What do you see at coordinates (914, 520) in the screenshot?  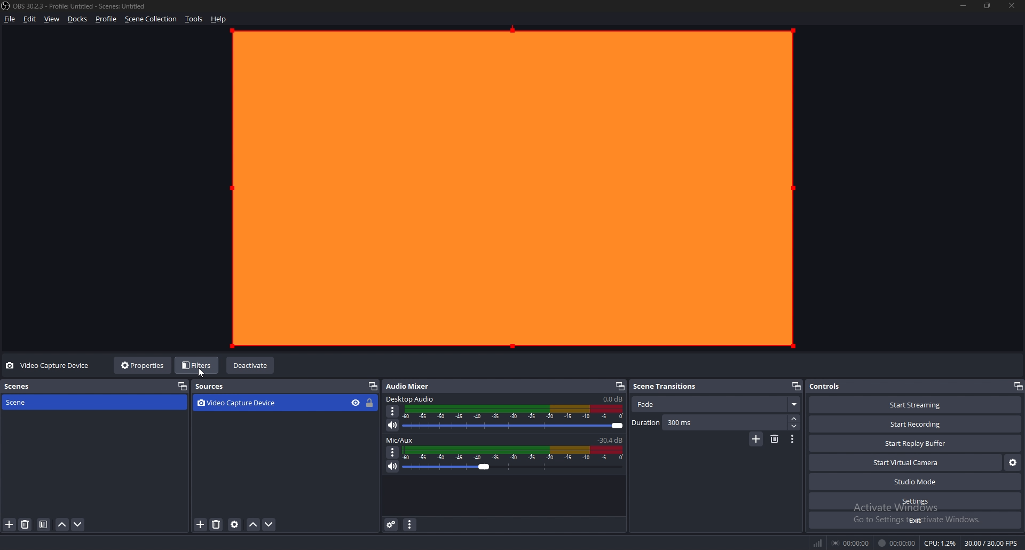 I see `exit` at bounding box center [914, 520].